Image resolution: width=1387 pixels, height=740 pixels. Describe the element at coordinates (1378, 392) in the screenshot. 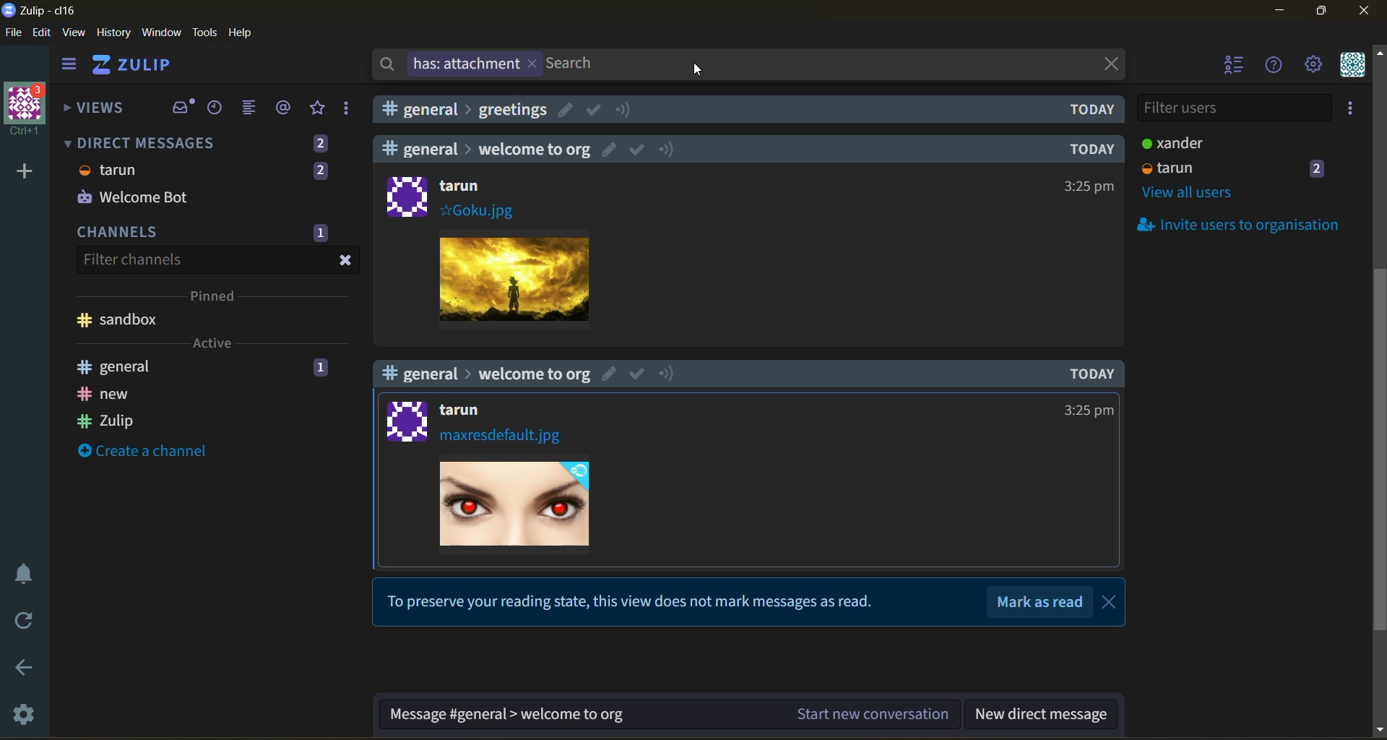

I see `scroll bar` at that location.